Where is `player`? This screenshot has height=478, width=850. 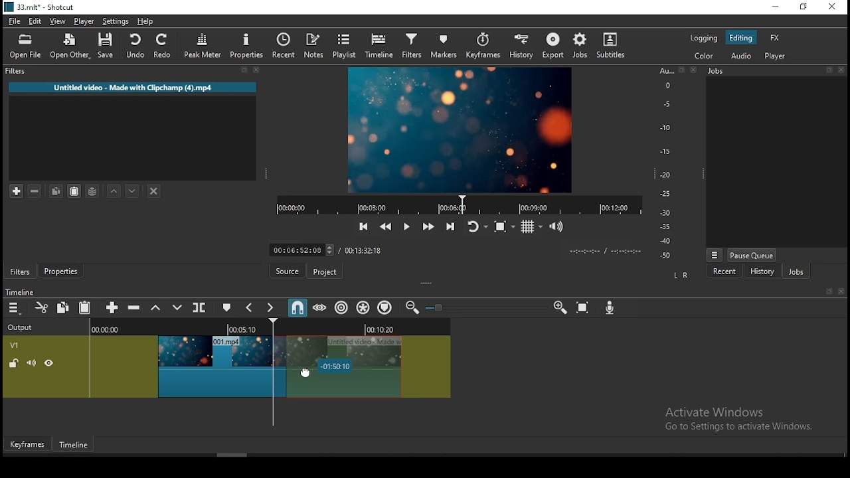 player is located at coordinates (84, 21).